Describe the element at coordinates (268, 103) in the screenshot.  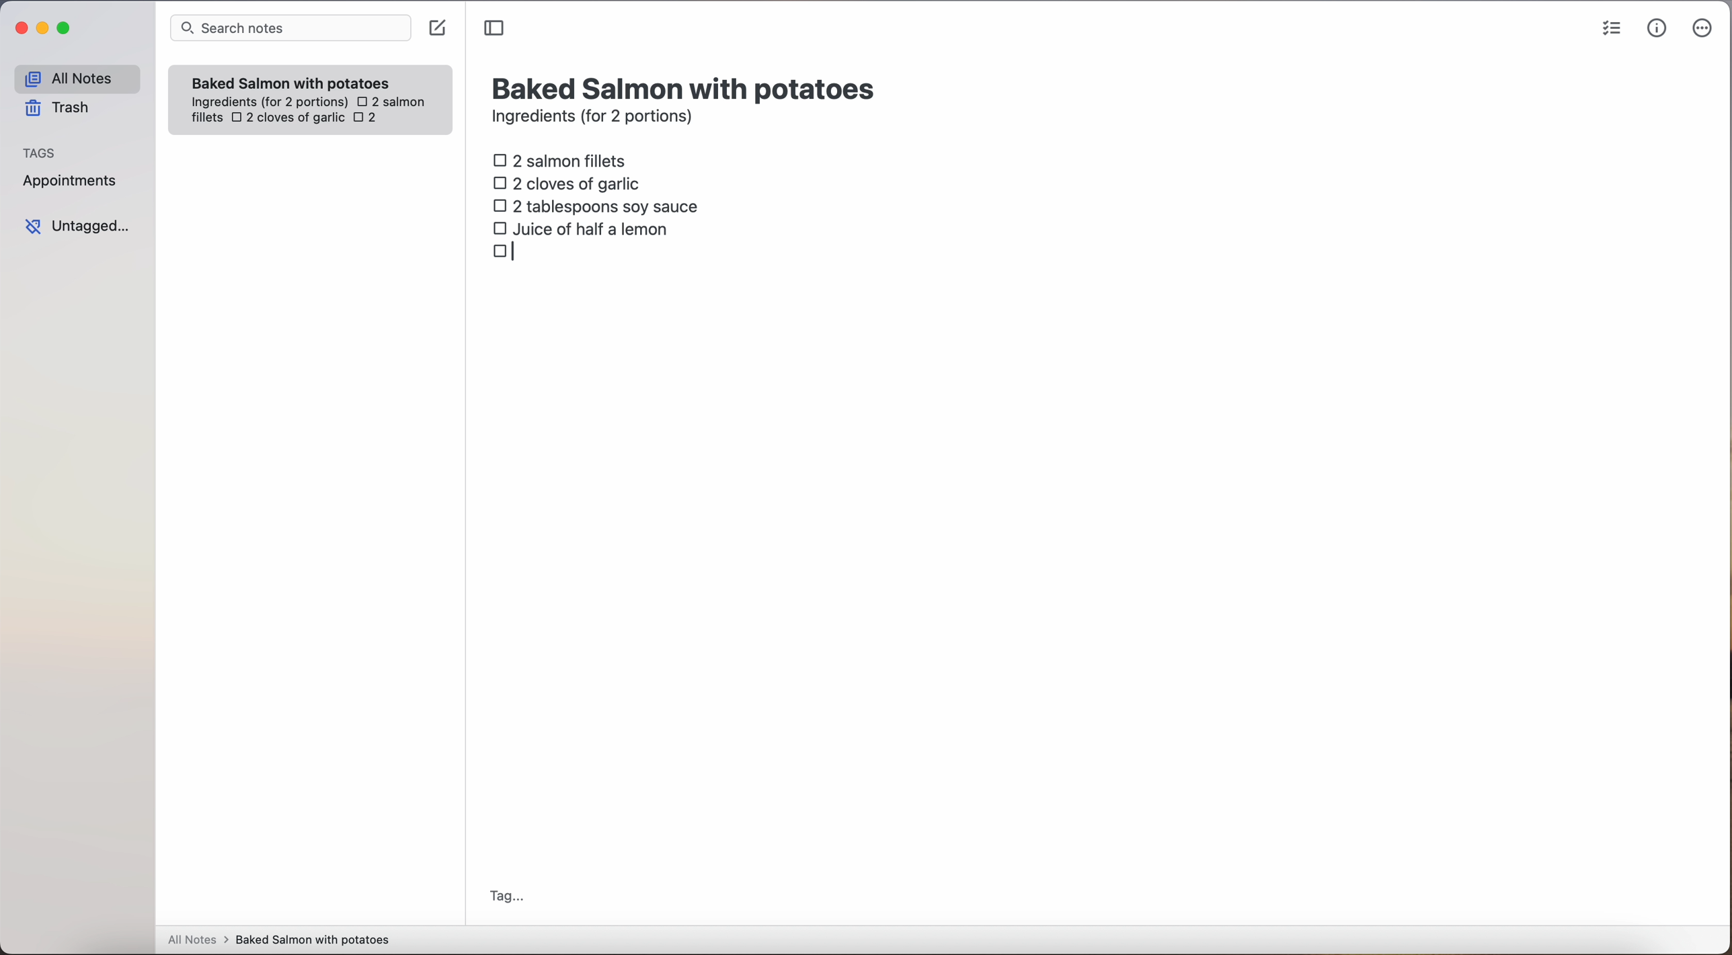
I see `ingredientes (for 2 portions)` at that location.